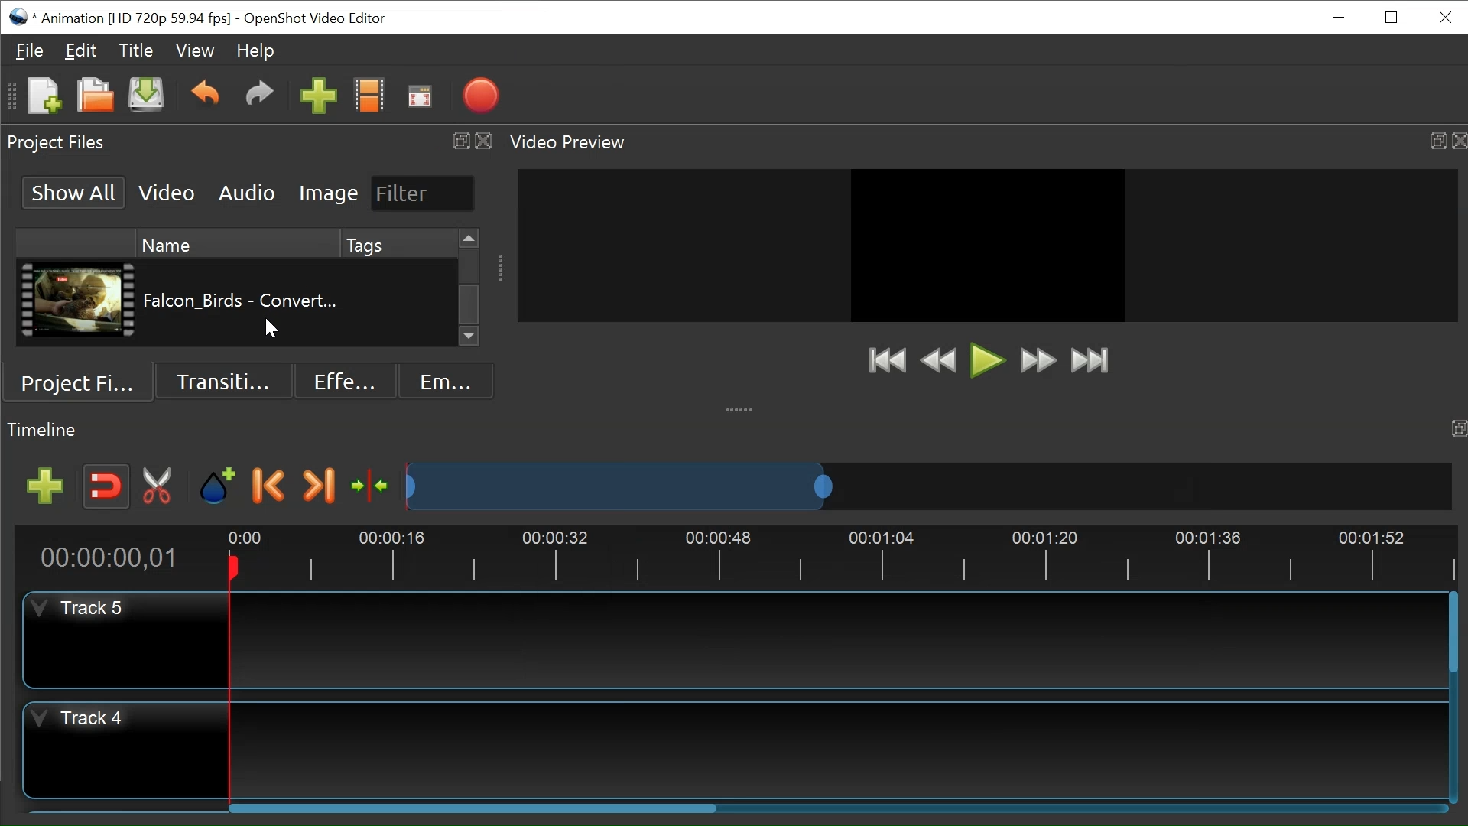 The width and height of the screenshot is (1468, 826). Describe the element at coordinates (80, 50) in the screenshot. I see `Edit` at that location.